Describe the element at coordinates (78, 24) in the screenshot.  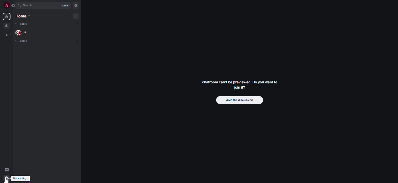
I see `add` at that location.